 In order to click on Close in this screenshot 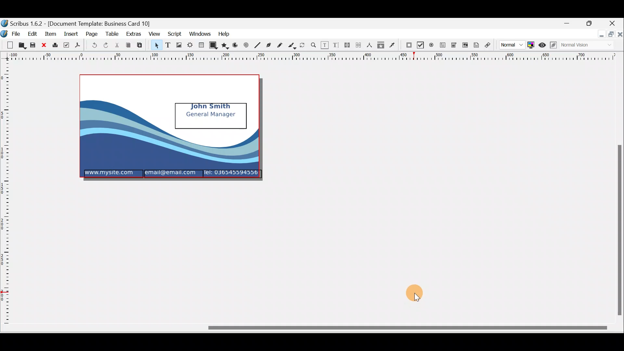, I will do `click(44, 45)`.